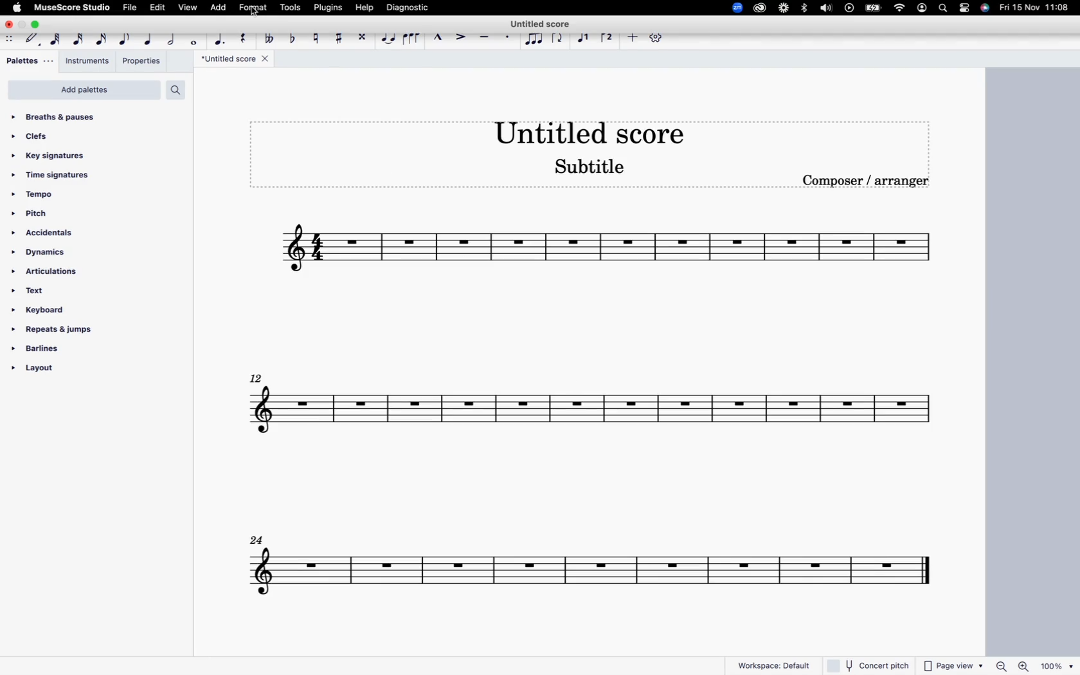 Image resolution: width=1080 pixels, height=675 pixels. What do you see at coordinates (362, 38) in the screenshot?
I see `toggle double sharp` at bounding box center [362, 38].